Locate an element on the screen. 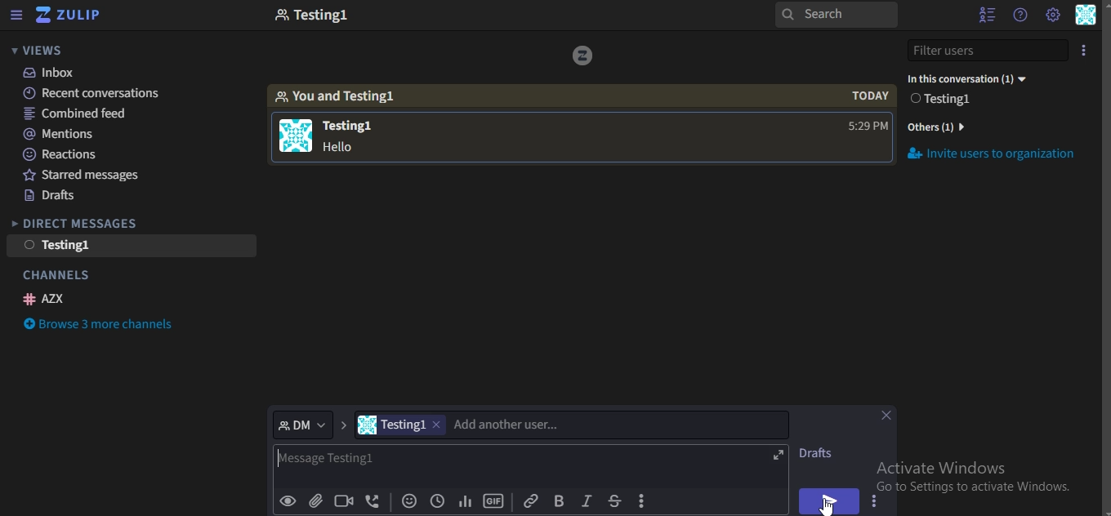 The height and width of the screenshot is (516, 1111). expand is located at coordinates (779, 456).